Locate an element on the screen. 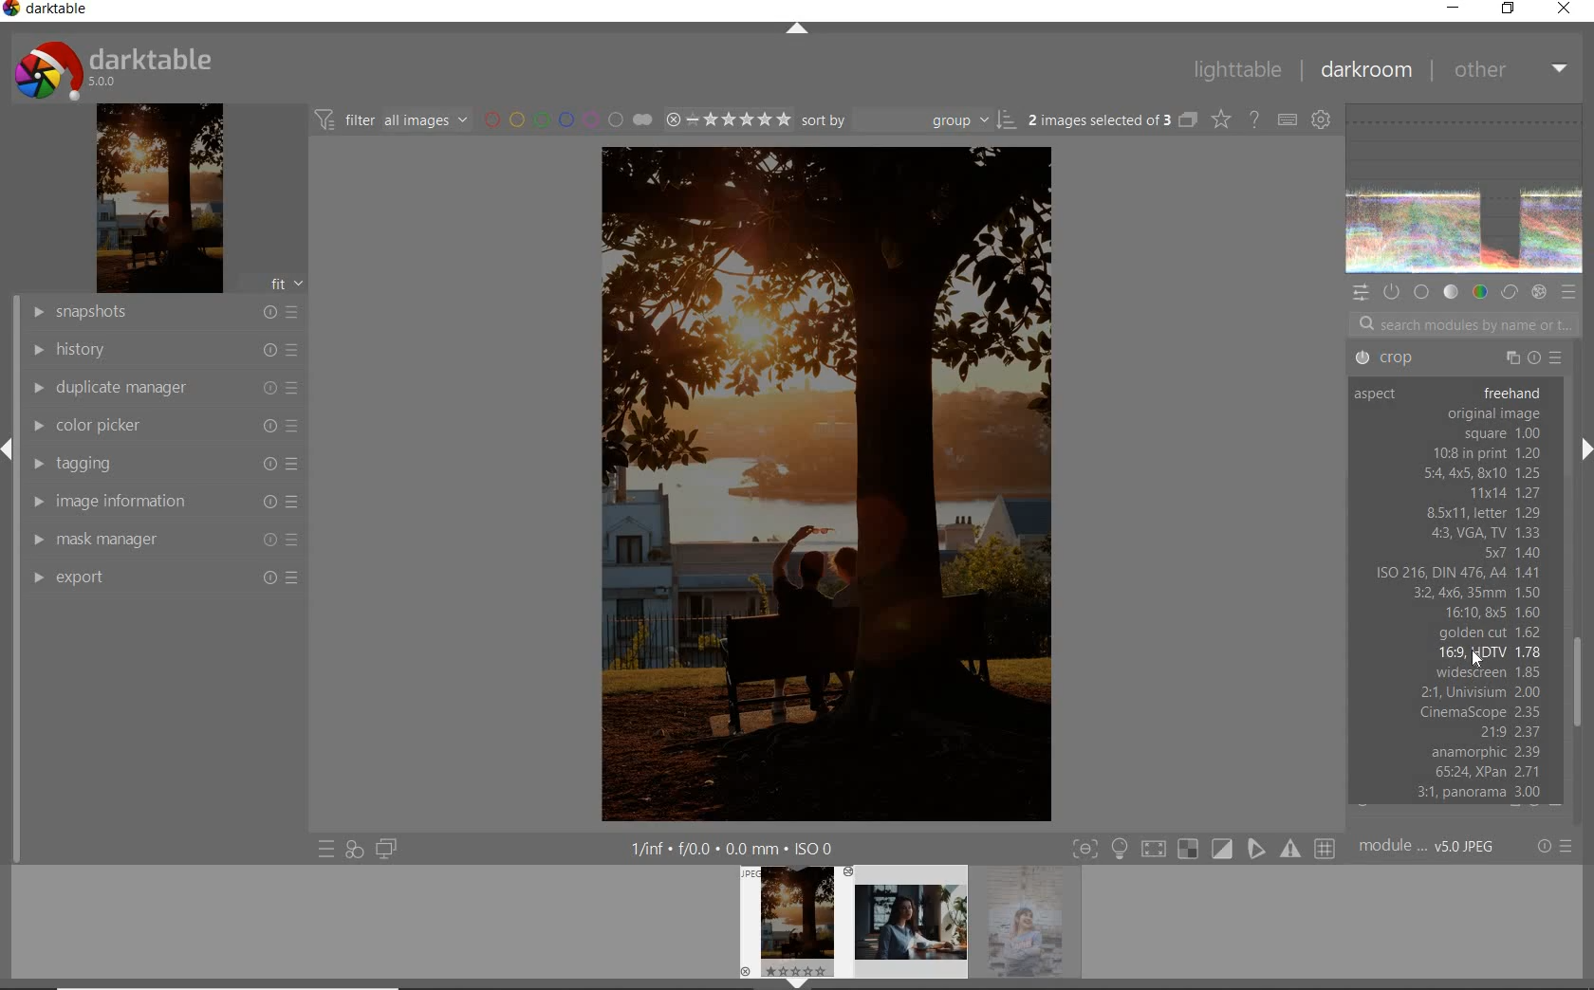  ORIGINAL IMAGE is located at coordinates (1492, 413).